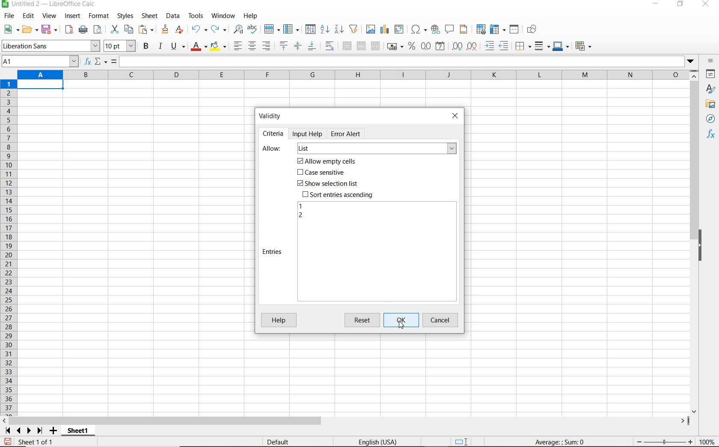  Describe the element at coordinates (166, 30) in the screenshot. I see `clone formatting` at that location.